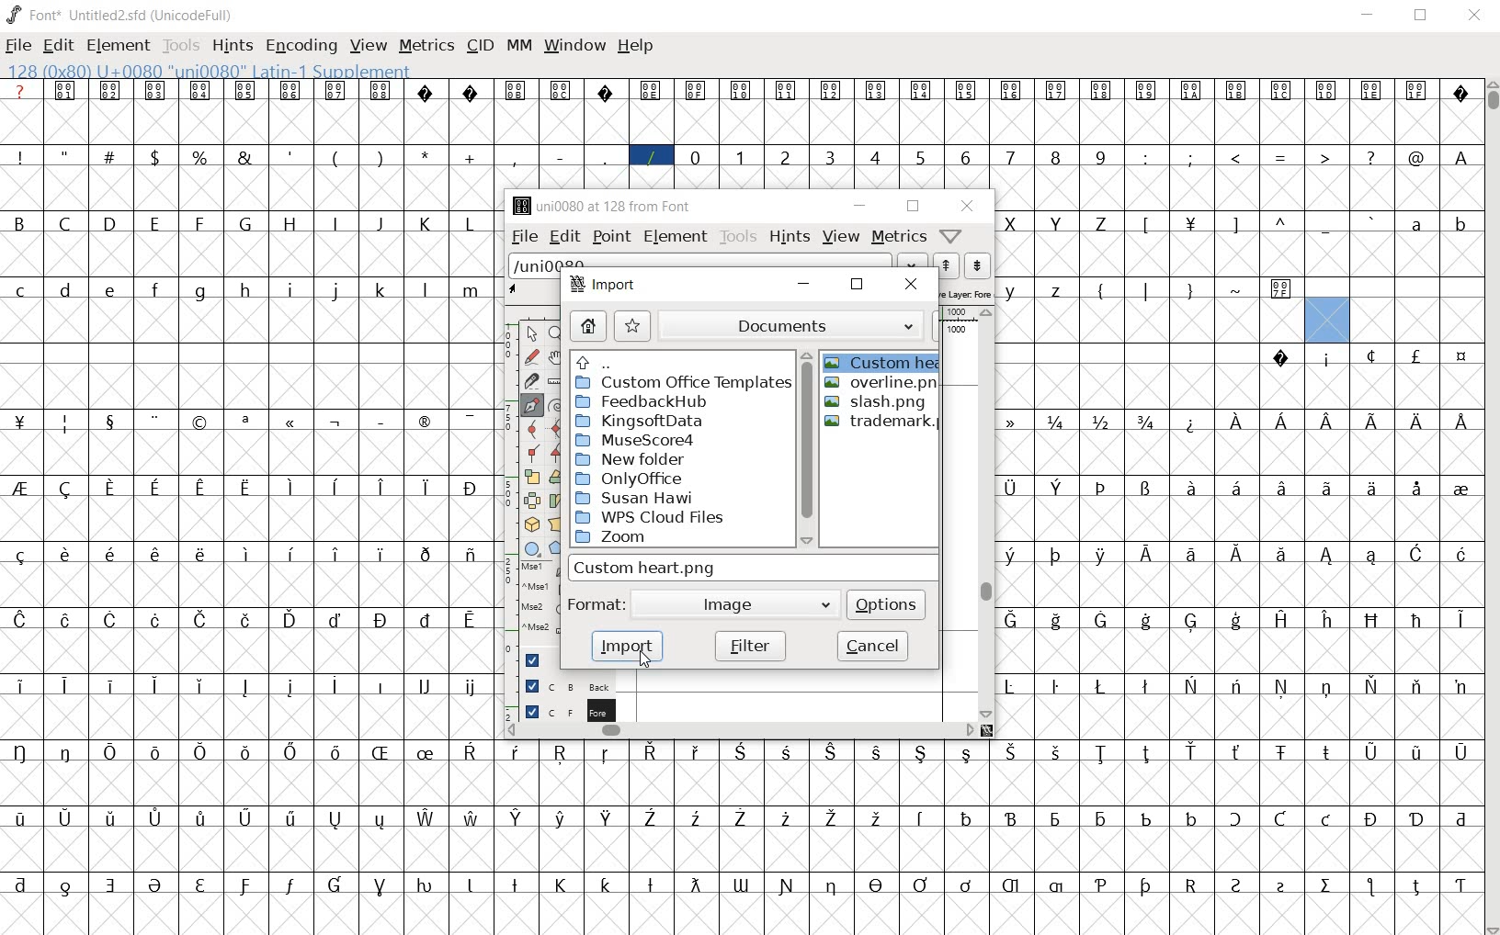 The image size is (1500, 935). Describe the element at coordinates (380, 752) in the screenshot. I see `glyph` at that location.